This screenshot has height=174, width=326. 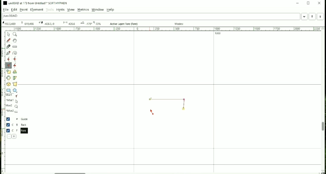 What do you see at coordinates (176, 105) in the screenshot?
I see `Line` at bounding box center [176, 105].